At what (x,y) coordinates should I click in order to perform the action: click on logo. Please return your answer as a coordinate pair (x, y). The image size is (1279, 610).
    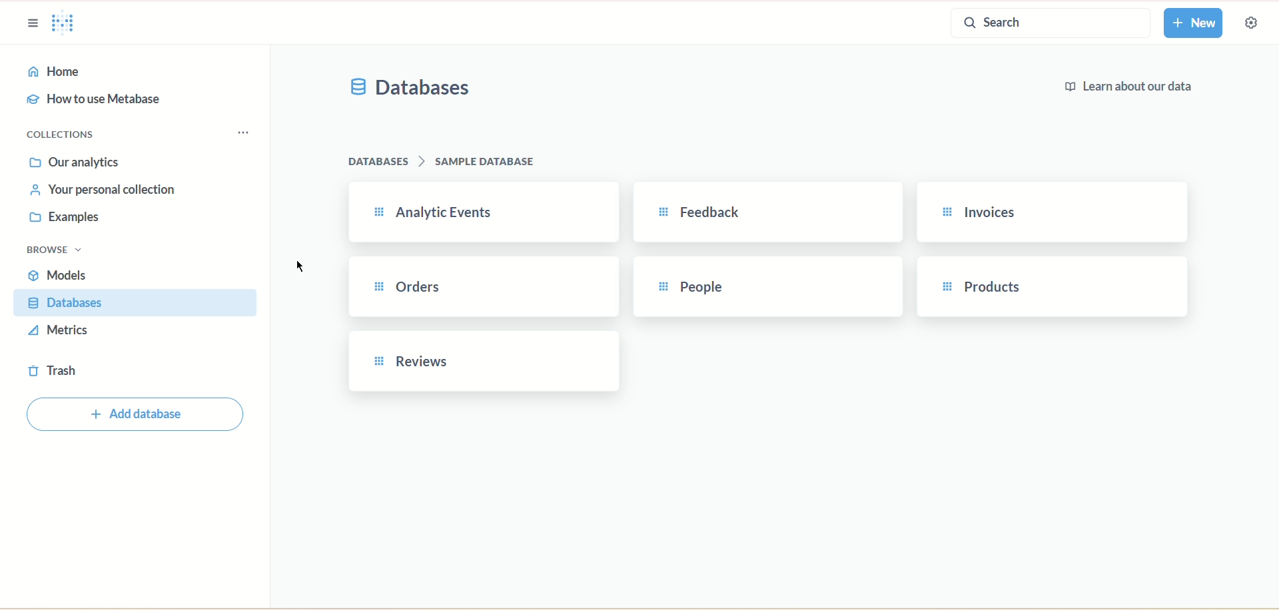
    Looking at the image, I should click on (61, 21).